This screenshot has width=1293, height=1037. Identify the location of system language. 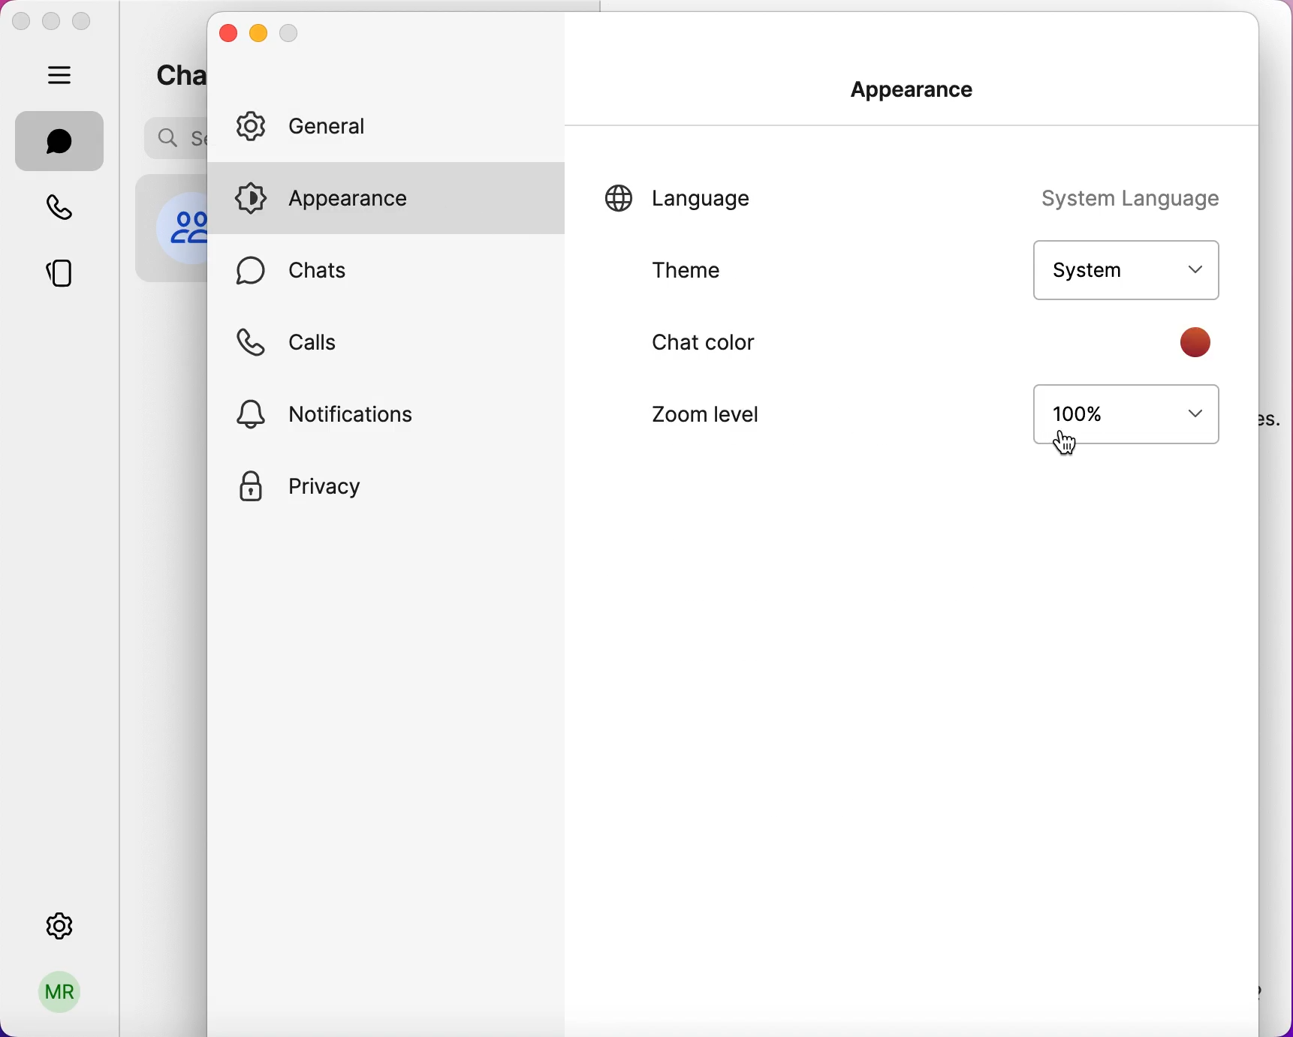
(1138, 182).